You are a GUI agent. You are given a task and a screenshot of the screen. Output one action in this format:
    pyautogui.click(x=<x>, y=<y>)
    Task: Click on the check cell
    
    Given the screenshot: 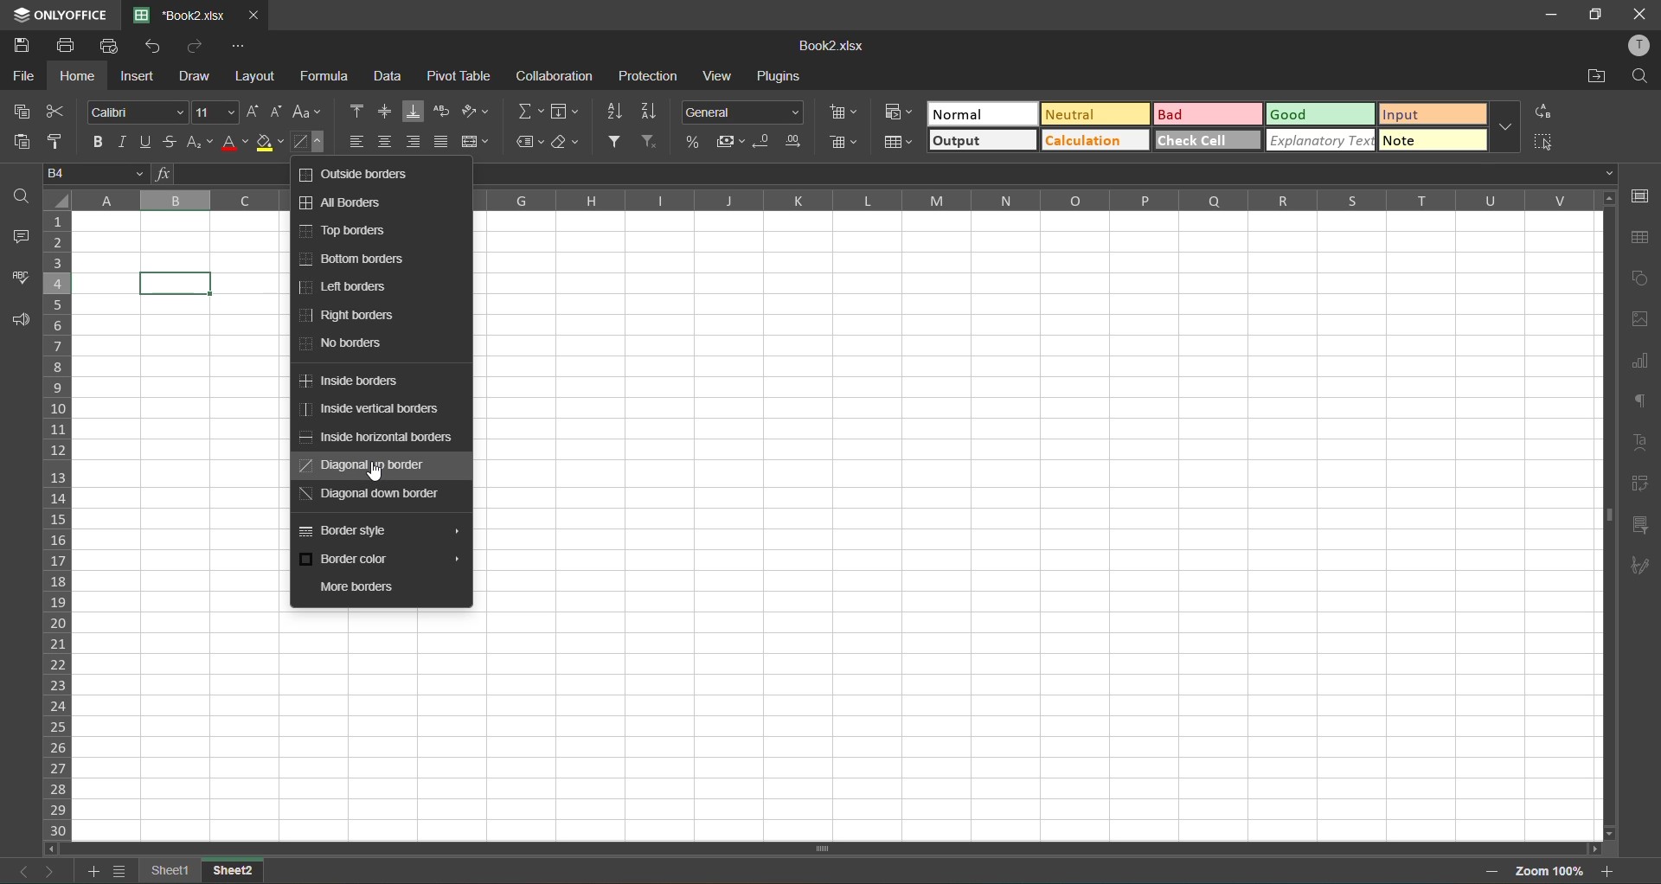 What is the action you would take?
    pyautogui.click(x=1210, y=140)
    